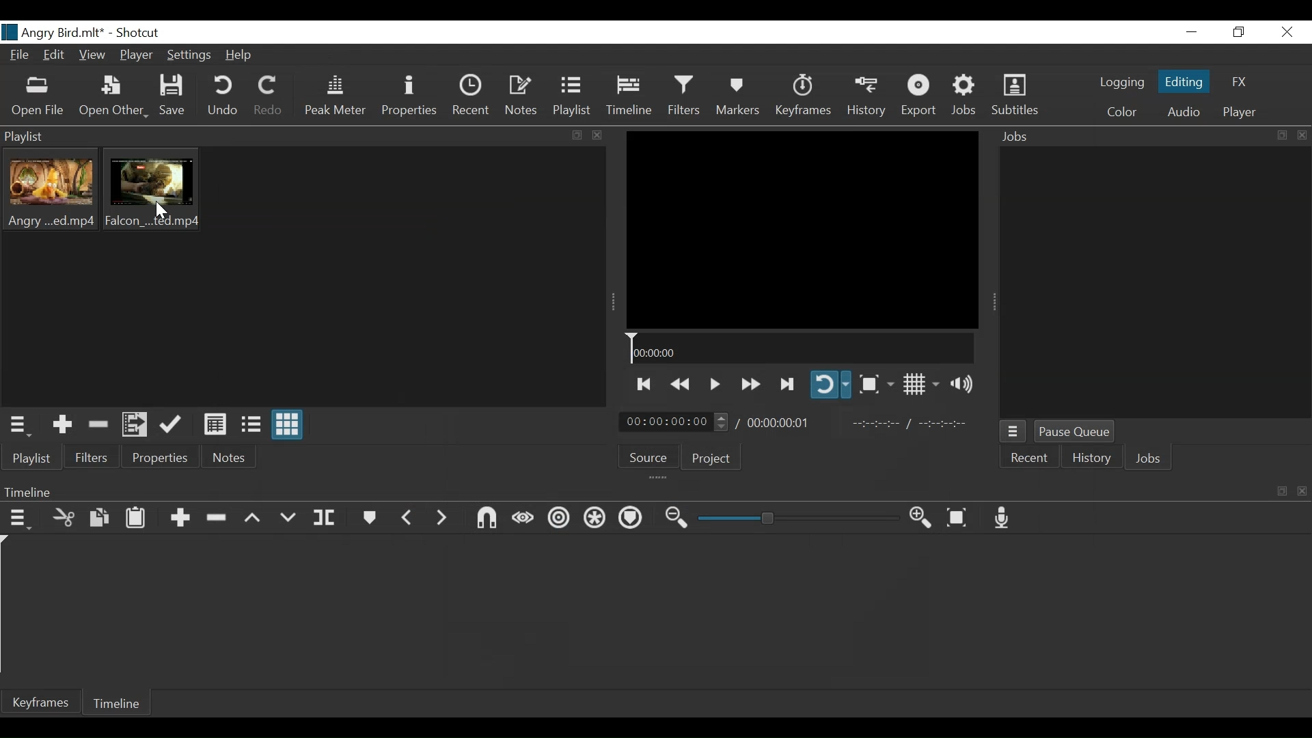  What do you see at coordinates (801, 518) in the screenshot?
I see `Zoom slider` at bounding box center [801, 518].